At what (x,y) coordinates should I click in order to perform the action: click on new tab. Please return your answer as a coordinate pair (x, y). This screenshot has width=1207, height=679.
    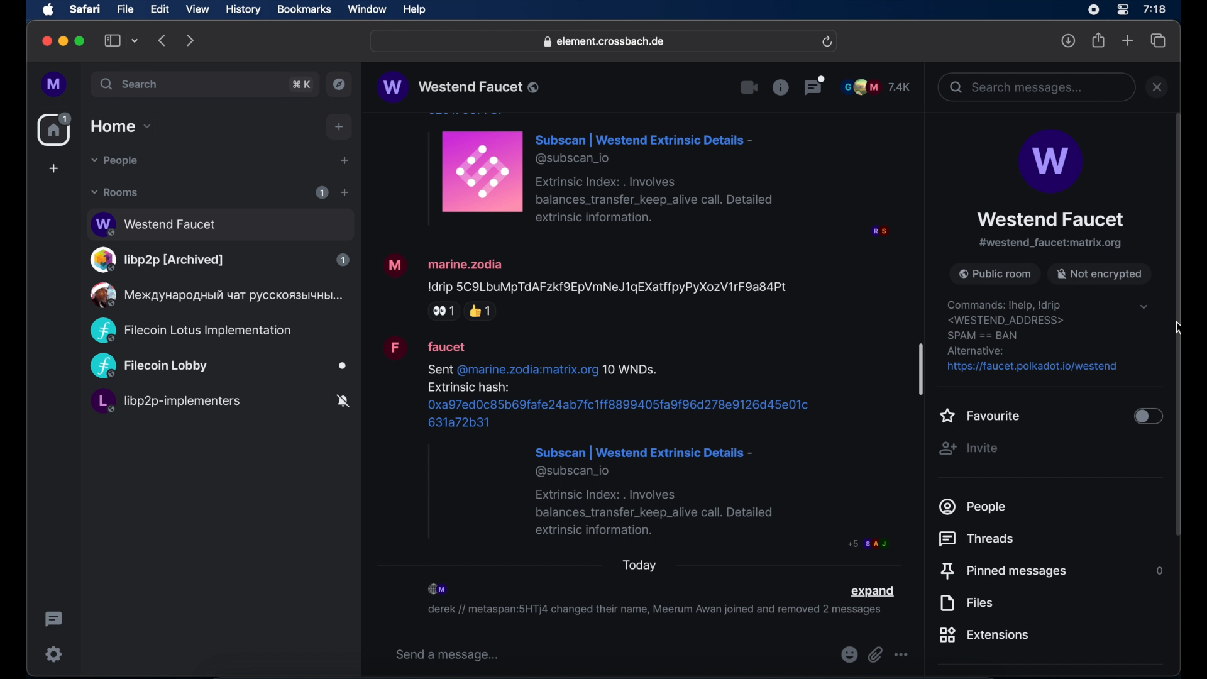
    Looking at the image, I should click on (1128, 40).